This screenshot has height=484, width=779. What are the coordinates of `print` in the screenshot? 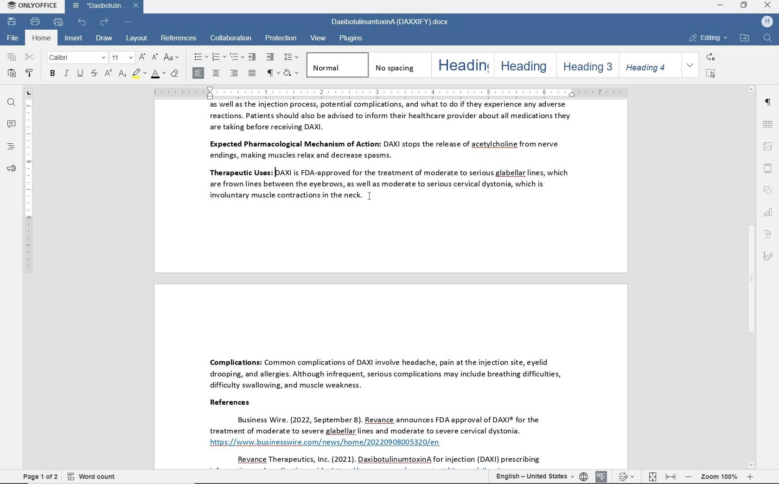 It's located at (34, 22).